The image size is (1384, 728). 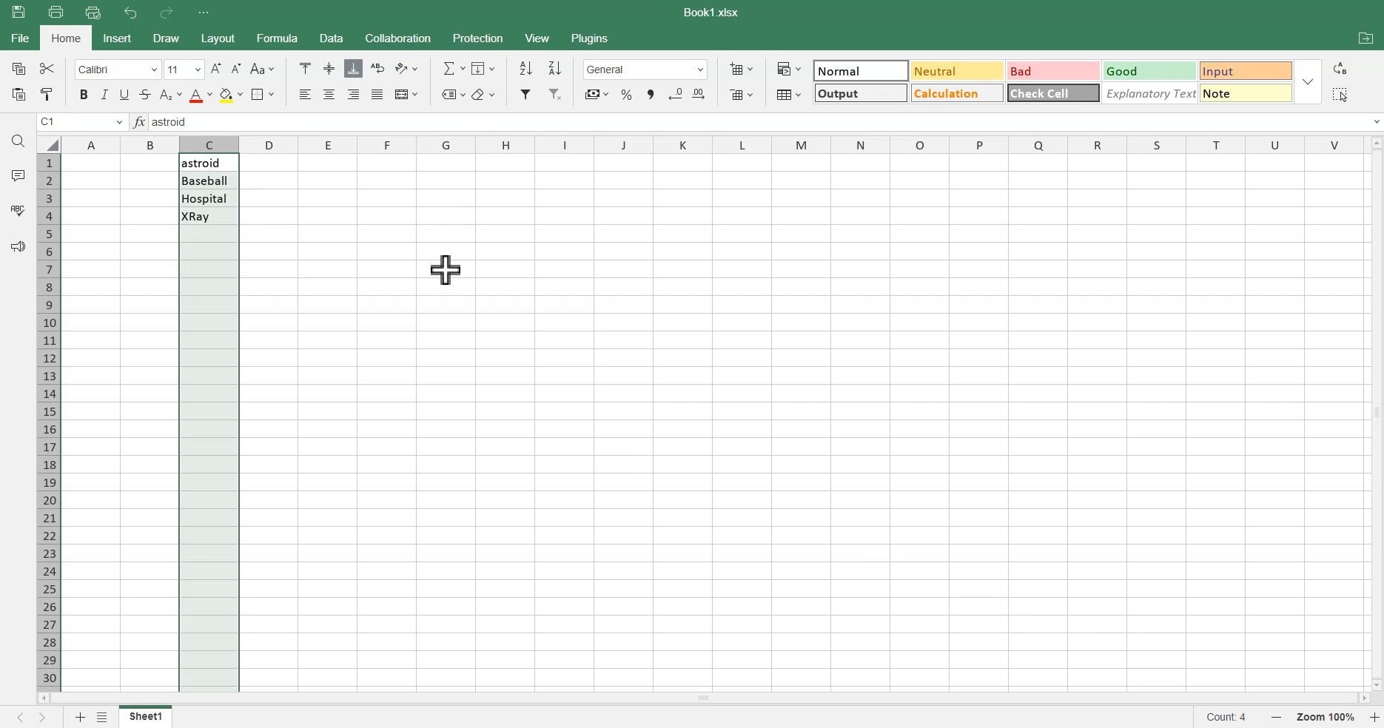 What do you see at coordinates (1053, 96) in the screenshot?
I see `Check cell` at bounding box center [1053, 96].